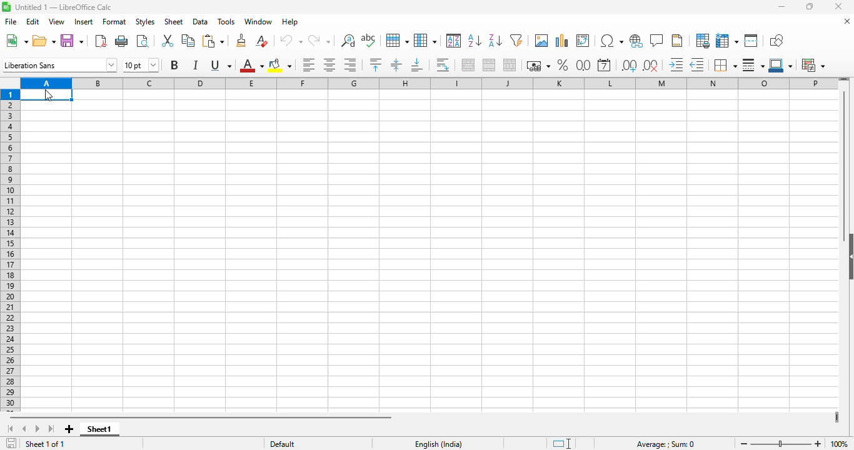  What do you see at coordinates (810, 6) in the screenshot?
I see `maximize` at bounding box center [810, 6].